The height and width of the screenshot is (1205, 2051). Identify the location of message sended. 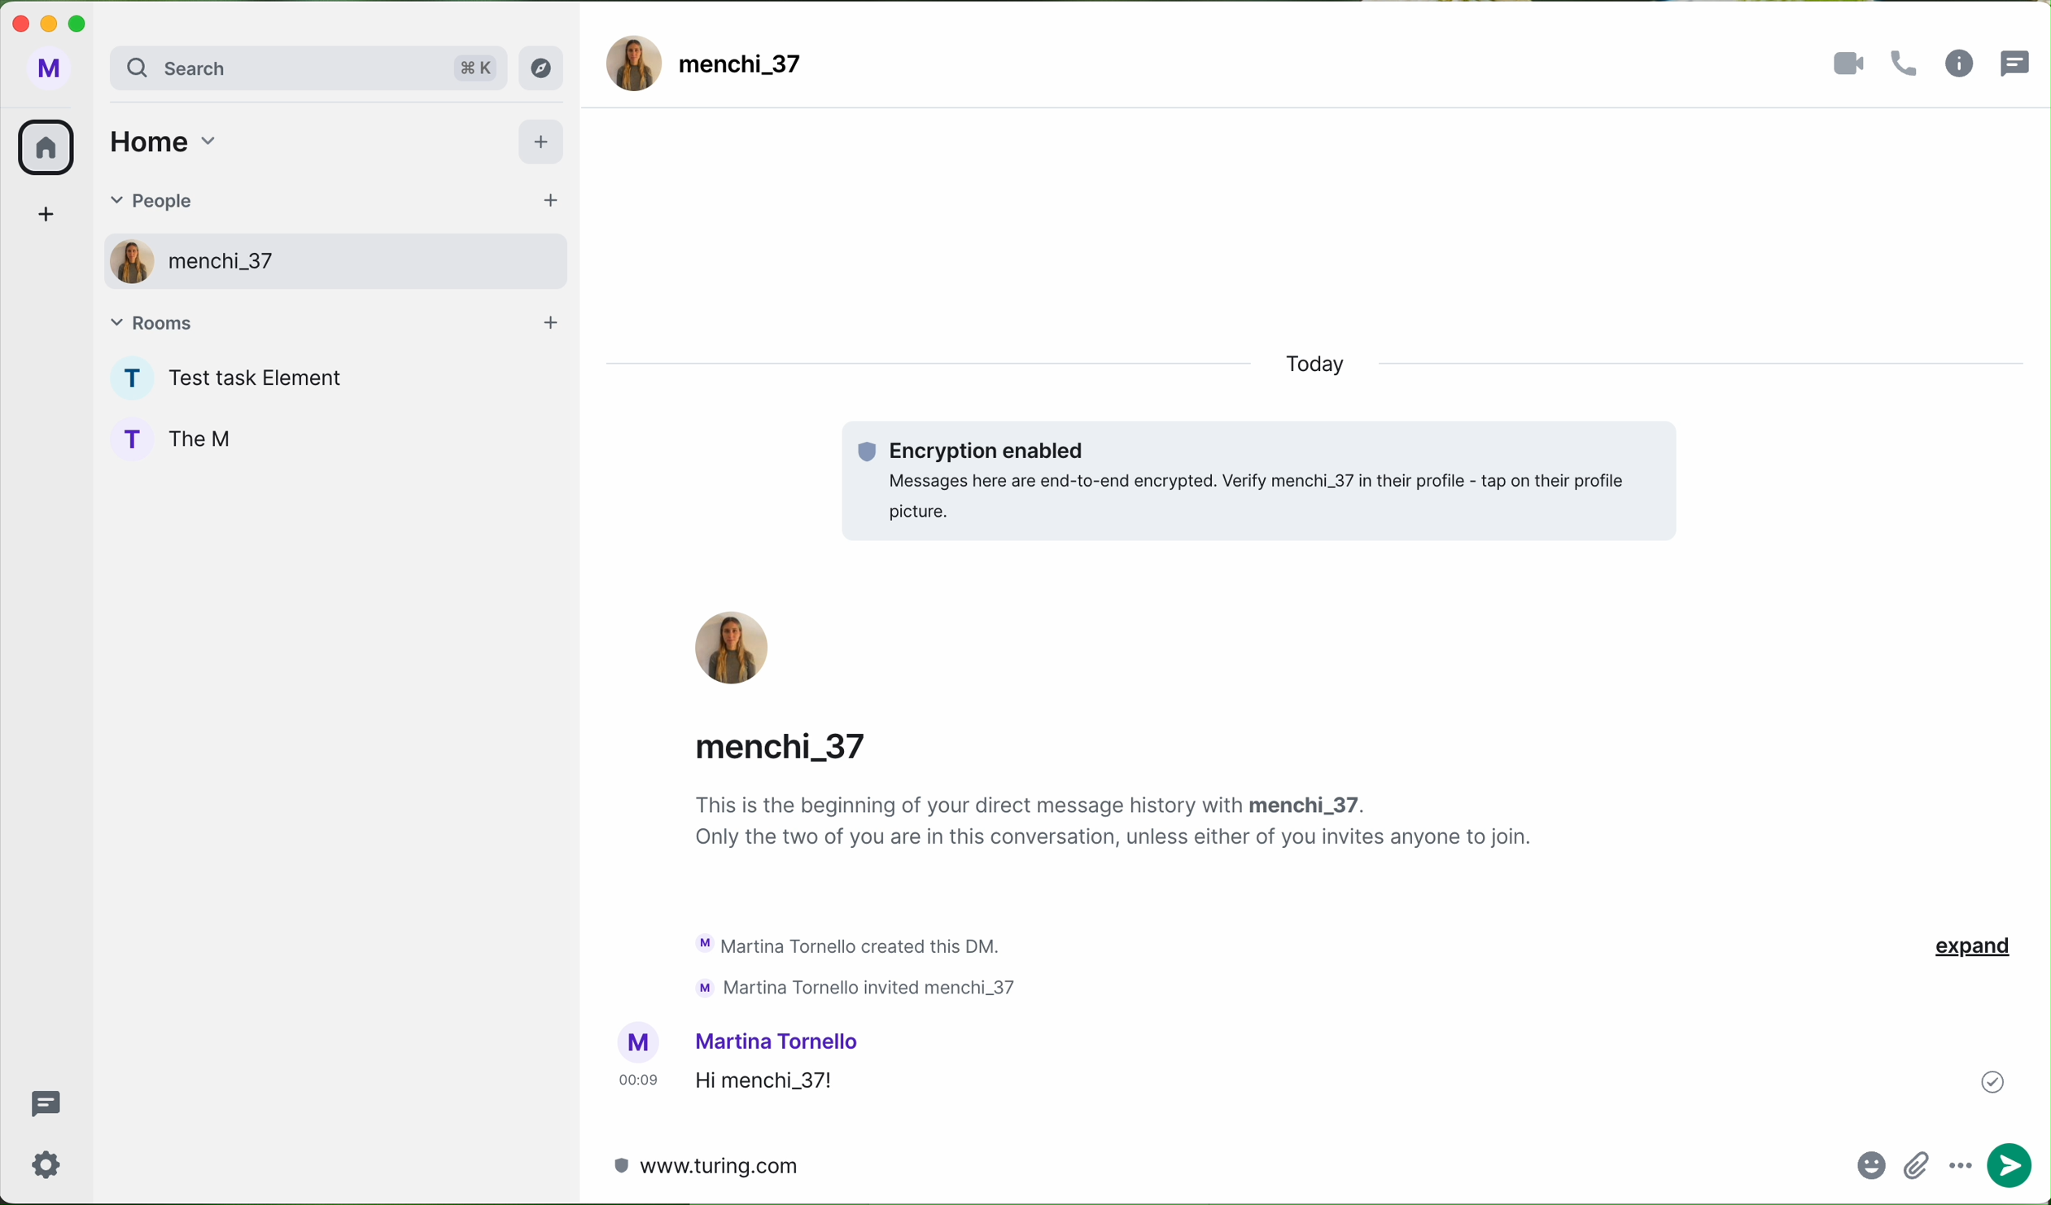
(1310, 1081).